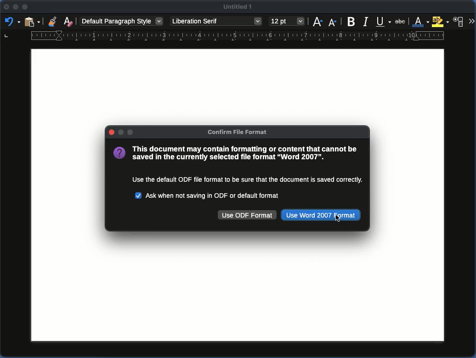 The image size is (476, 358). What do you see at coordinates (459, 22) in the screenshot?
I see `Character` at bounding box center [459, 22].